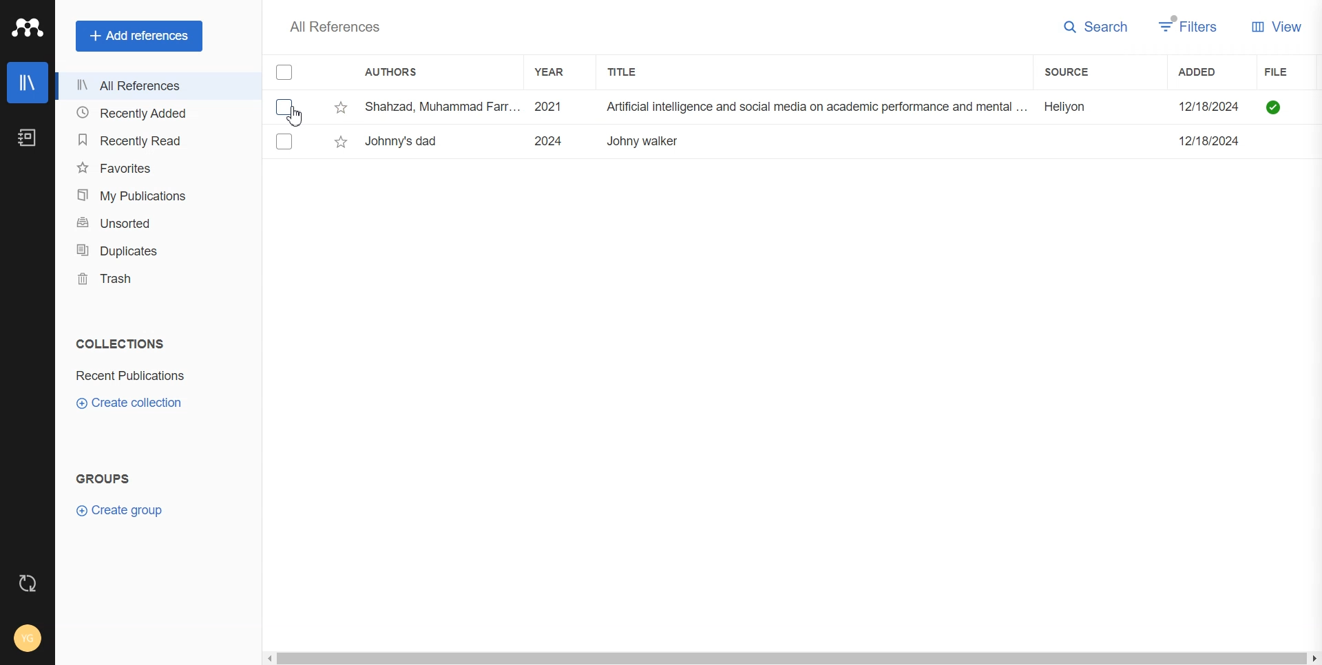 The height and width of the screenshot is (665, 1322). What do you see at coordinates (342, 108) in the screenshot?
I see `star` at bounding box center [342, 108].